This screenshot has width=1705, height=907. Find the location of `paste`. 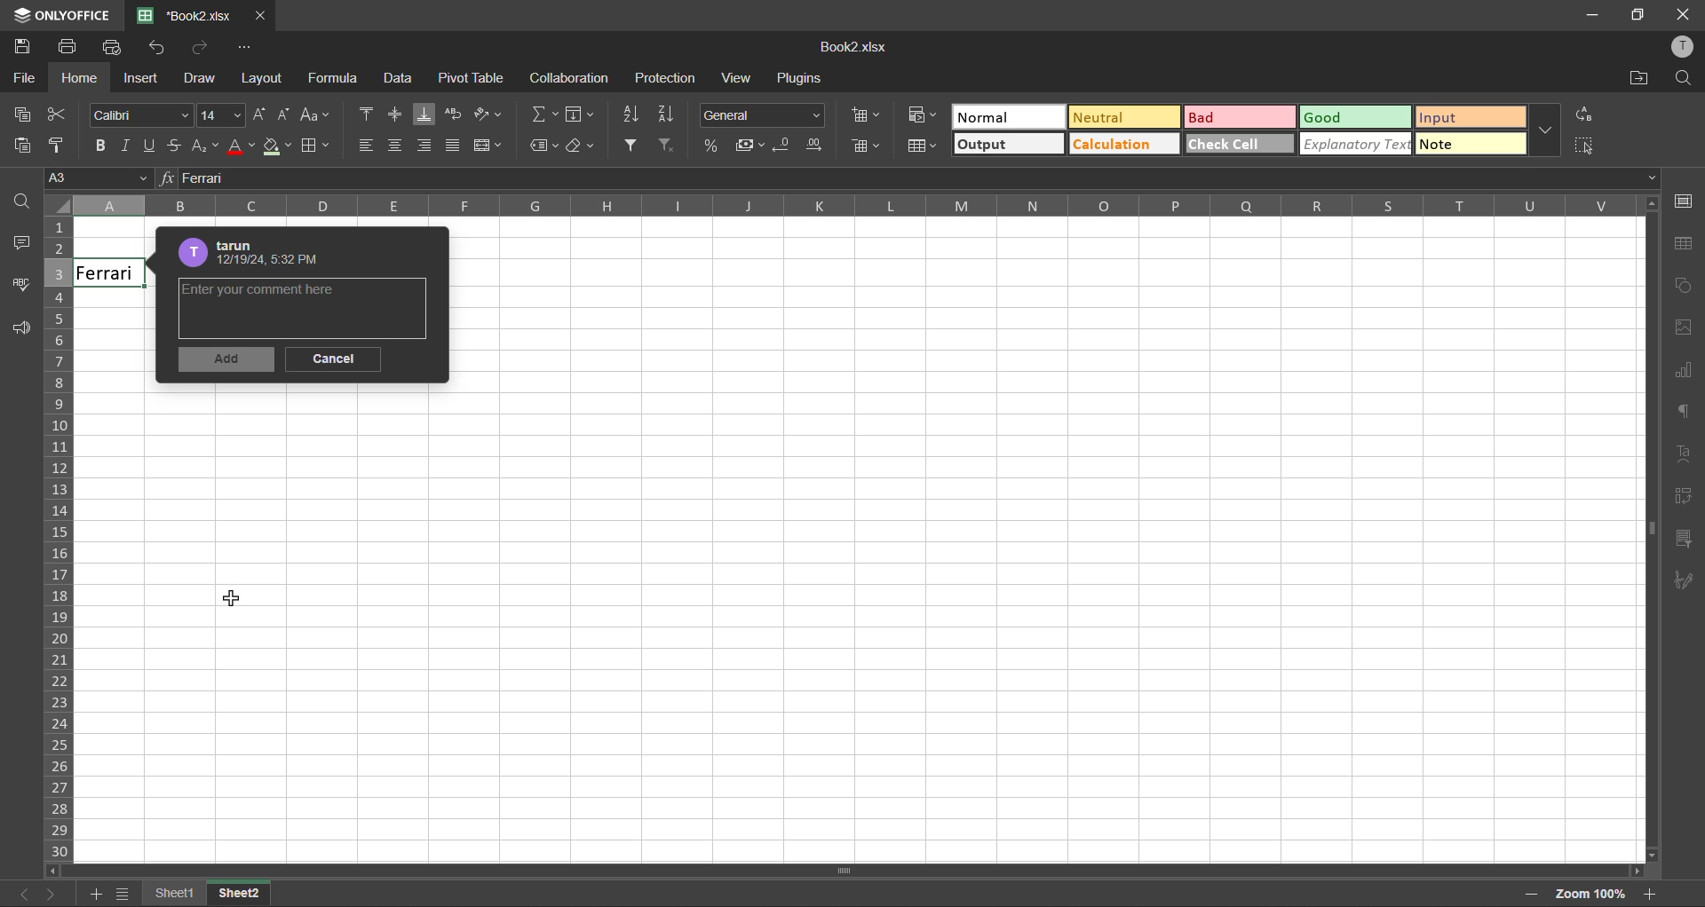

paste is located at coordinates (20, 148).